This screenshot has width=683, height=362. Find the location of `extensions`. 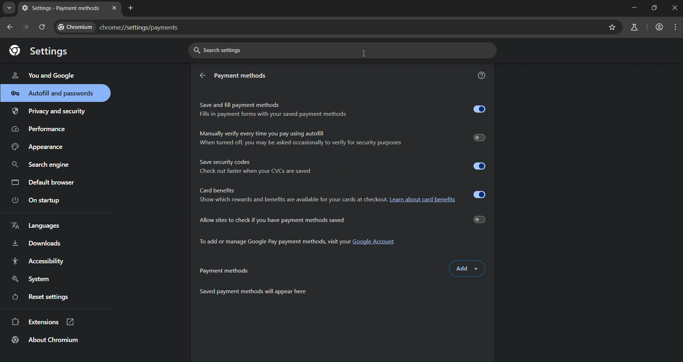

extensions is located at coordinates (43, 322).